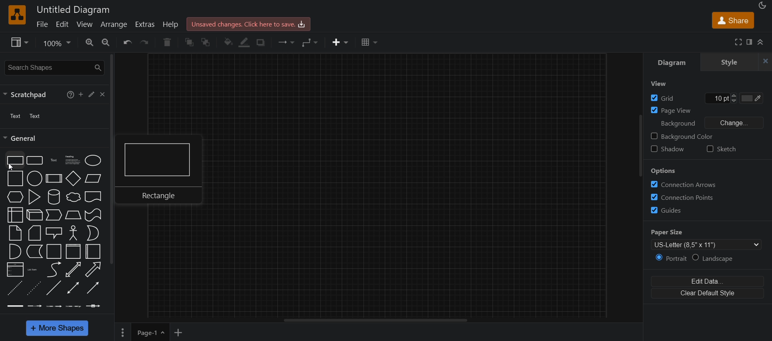 The height and width of the screenshot is (341, 772). What do you see at coordinates (673, 110) in the screenshot?
I see `page view` at bounding box center [673, 110].